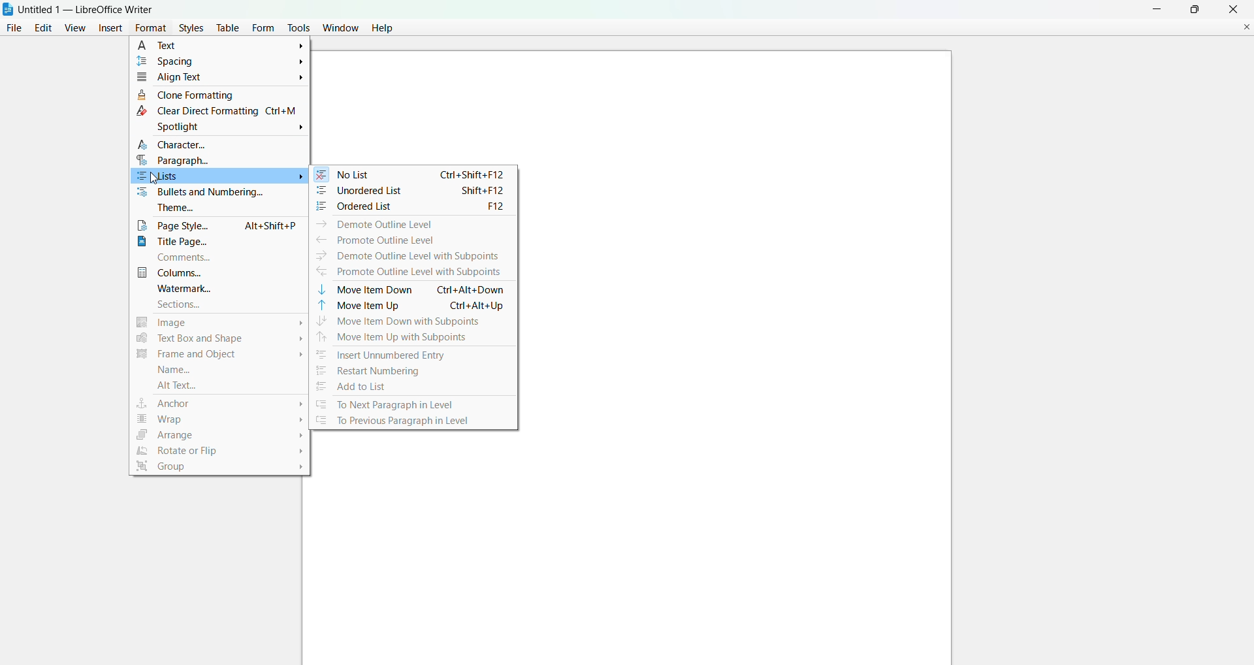 This screenshot has width=1254, height=665. What do you see at coordinates (413, 193) in the screenshot?
I see `unordered list` at bounding box center [413, 193].